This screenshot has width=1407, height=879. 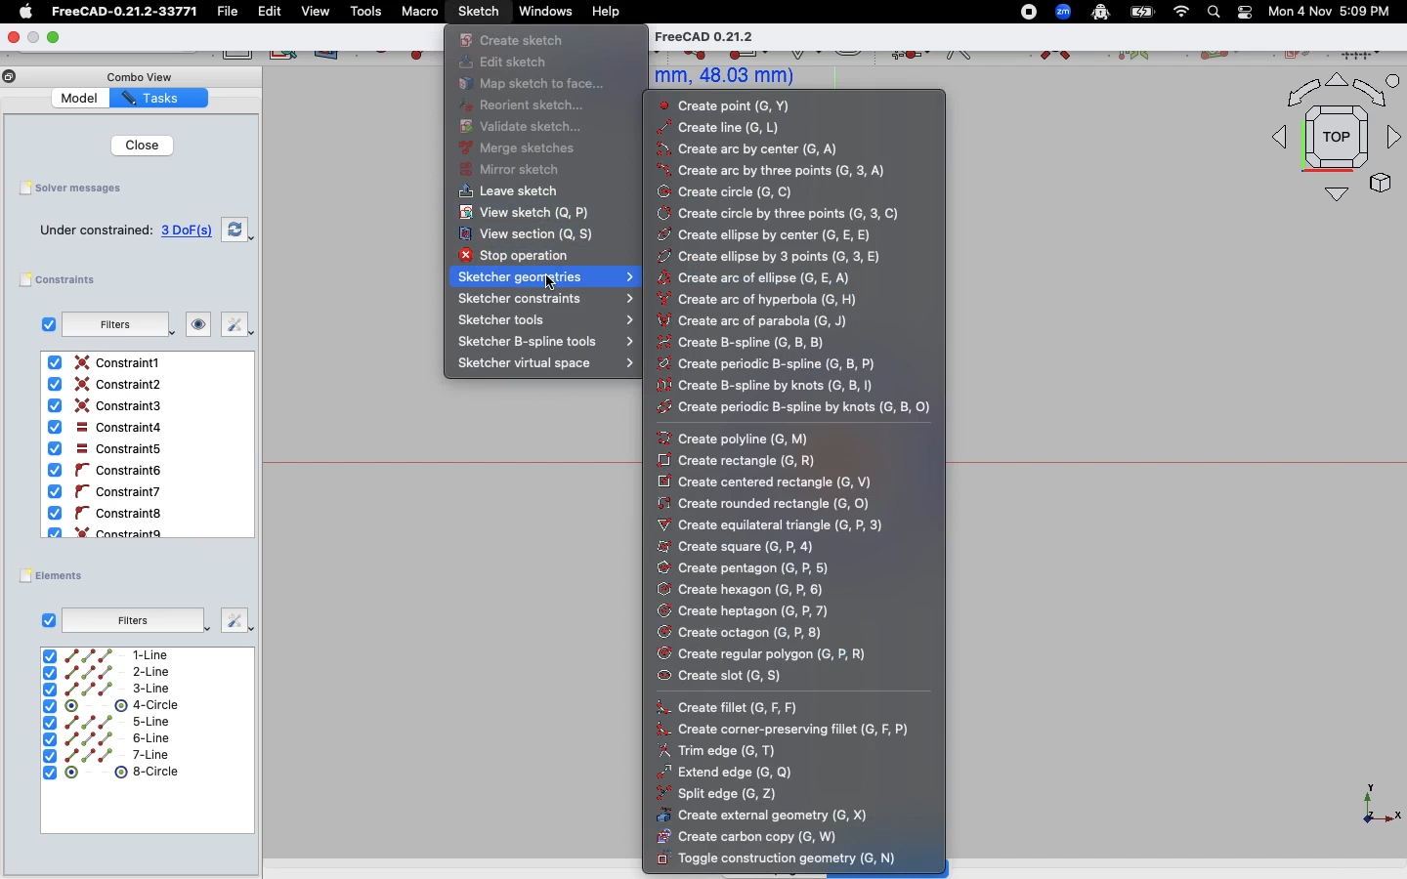 What do you see at coordinates (747, 459) in the screenshot?
I see `Create rectangle (G, R)` at bounding box center [747, 459].